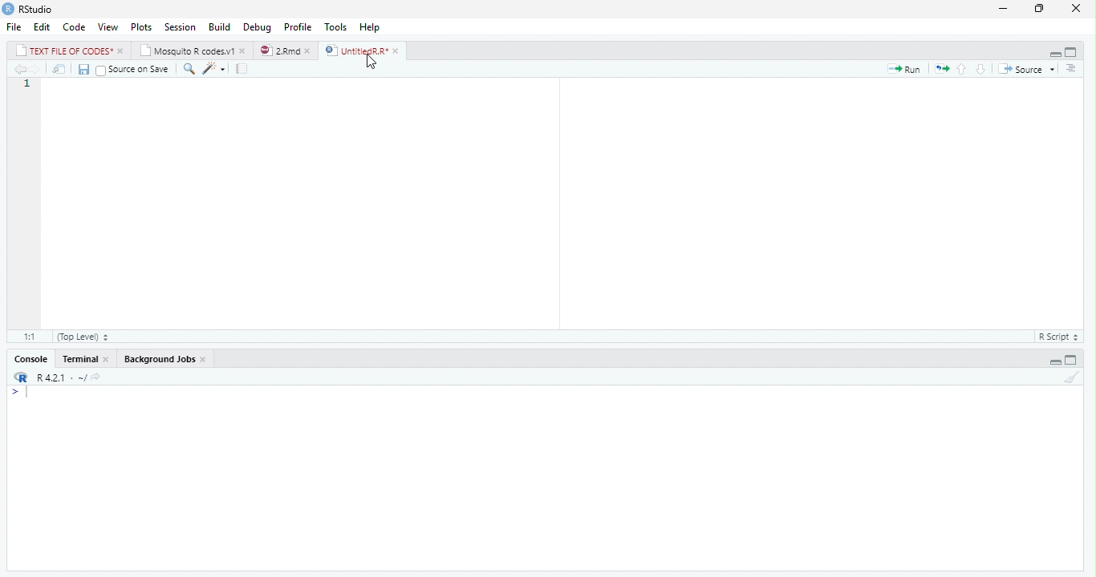 Image resolution: width=1096 pixels, height=577 pixels. Describe the element at coordinates (15, 26) in the screenshot. I see `File` at that location.